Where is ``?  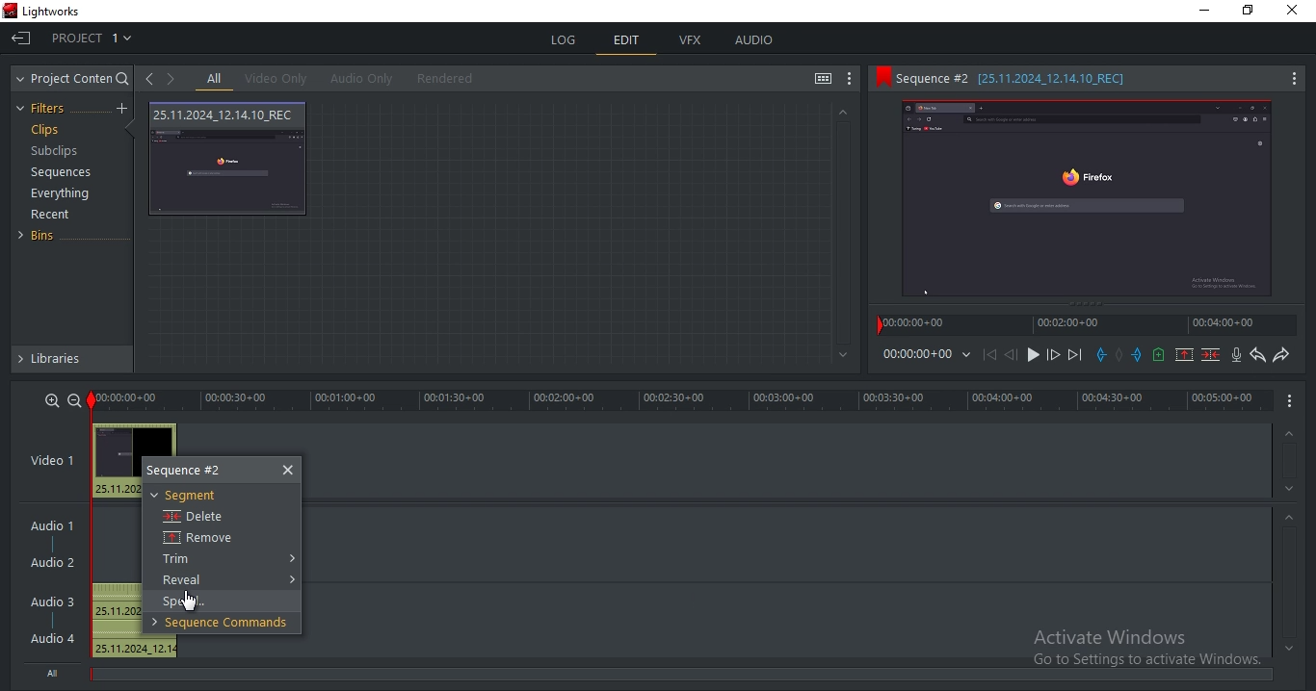
 is located at coordinates (171, 79).